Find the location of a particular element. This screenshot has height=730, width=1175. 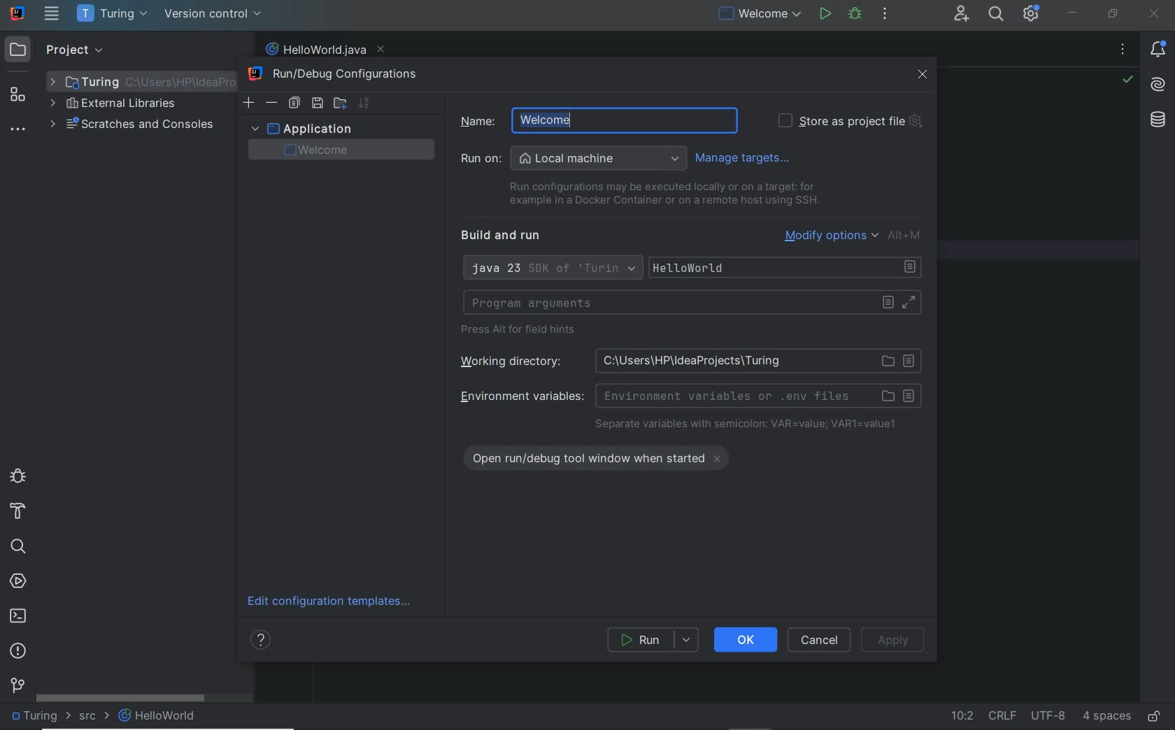

line separator is located at coordinates (1002, 715).